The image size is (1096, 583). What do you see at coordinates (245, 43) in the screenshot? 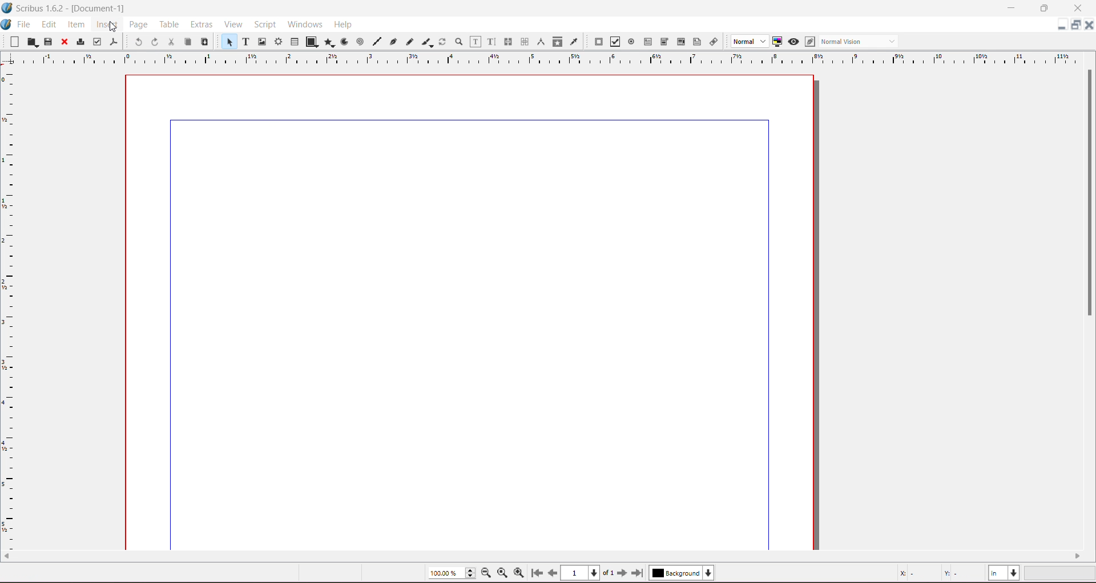
I see `Text Frame` at bounding box center [245, 43].